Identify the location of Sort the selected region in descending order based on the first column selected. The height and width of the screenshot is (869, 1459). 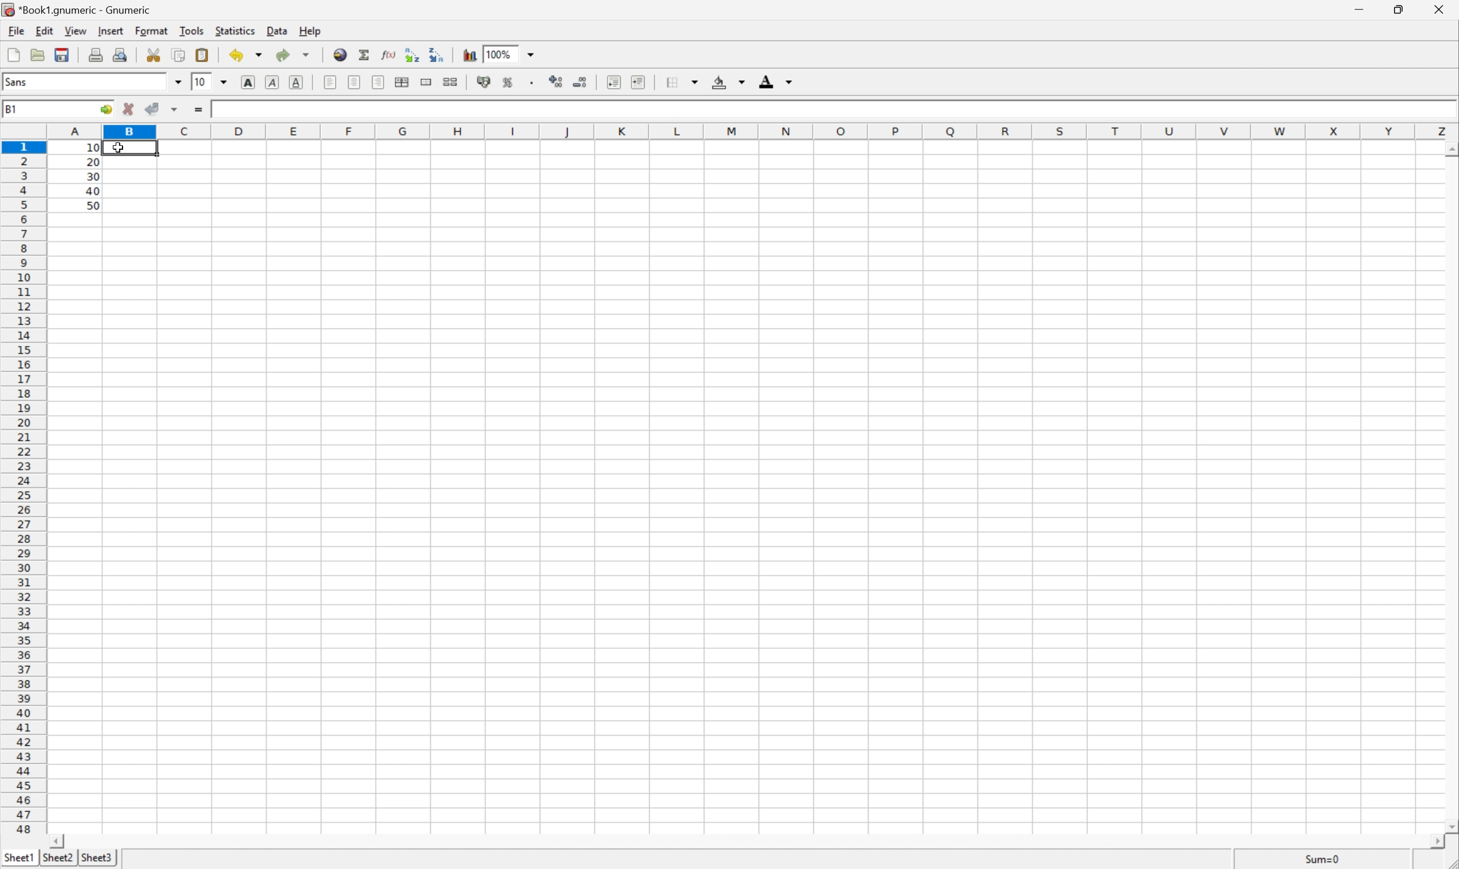
(437, 54).